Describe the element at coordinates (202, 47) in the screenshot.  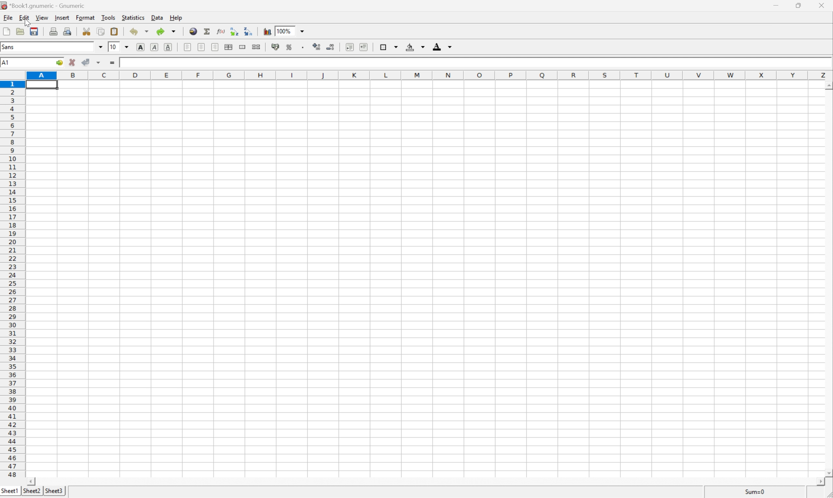
I see `center horizontally` at that location.